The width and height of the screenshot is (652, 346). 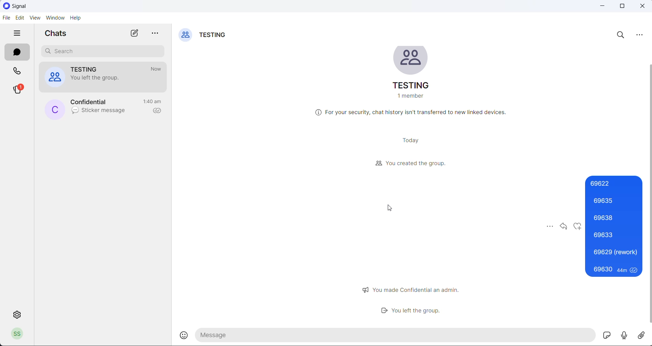 What do you see at coordinates (622, 7) in the screenshot?
I see `maximize` at bounding box center [622, 7].